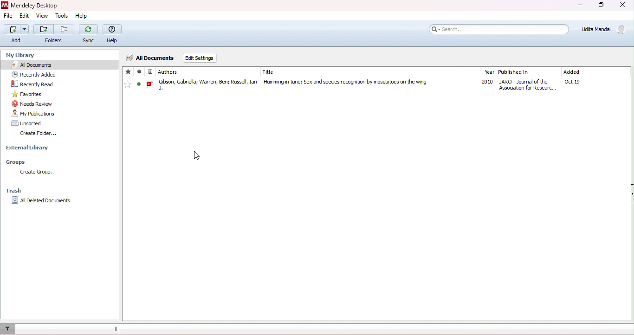 Image resolution: width=634 pixels, height=335 pixels. Describe the element at coordinates (28, 94) in the screenshot. I see `favorites` at that location.